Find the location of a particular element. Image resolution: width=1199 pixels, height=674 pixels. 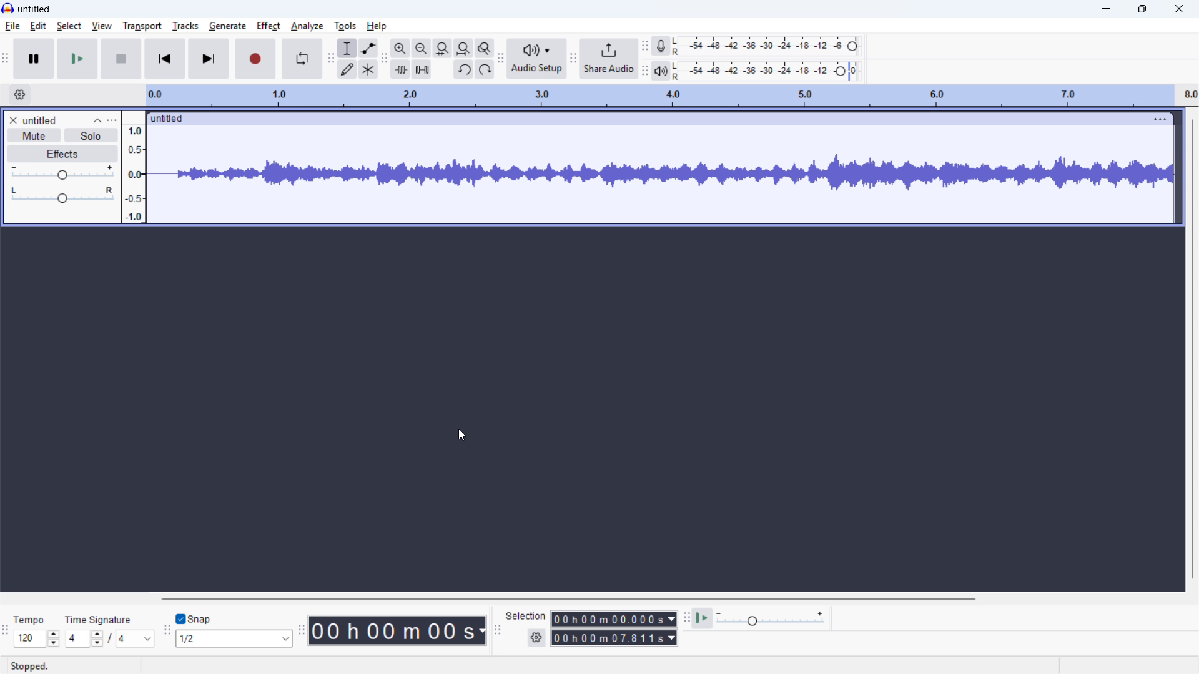

envelope tool is located at coordinates (368, 48).